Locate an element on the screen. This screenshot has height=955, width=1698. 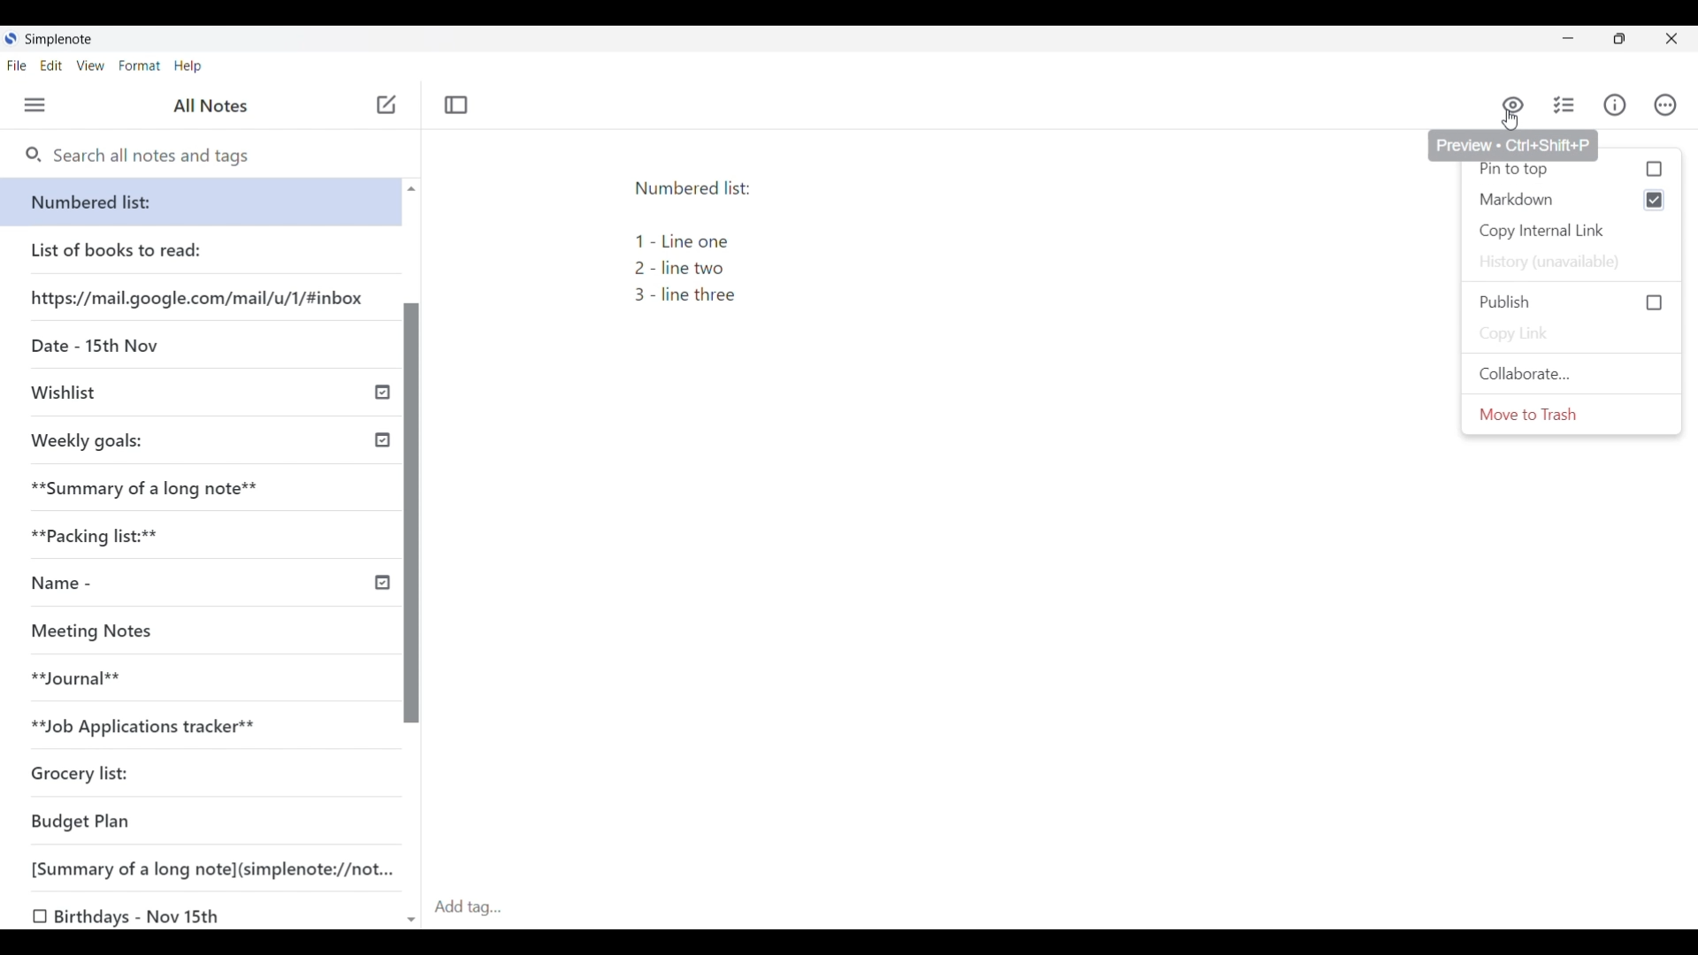
[Summary of a long note] (simplenote://not... is located at coordinates (200, 867).